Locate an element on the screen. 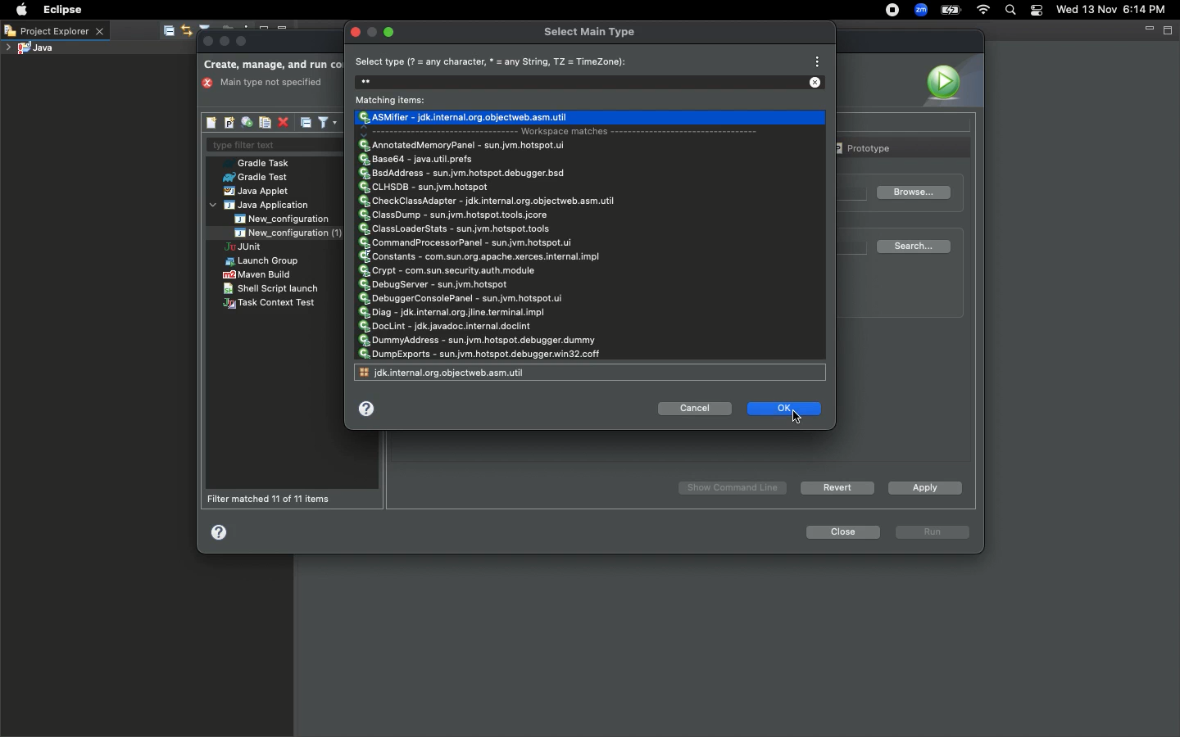  New launch configuration is located at coordinates (212, 123).